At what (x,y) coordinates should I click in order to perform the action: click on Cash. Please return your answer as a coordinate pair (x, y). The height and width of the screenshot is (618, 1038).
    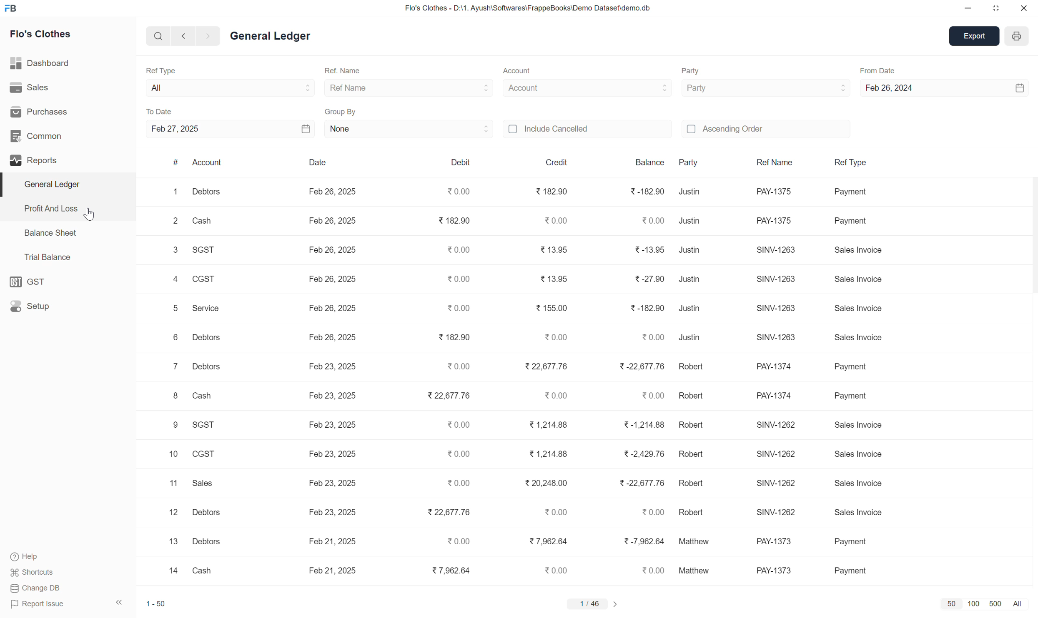
    Looking at the image, I should click on (200, 396).